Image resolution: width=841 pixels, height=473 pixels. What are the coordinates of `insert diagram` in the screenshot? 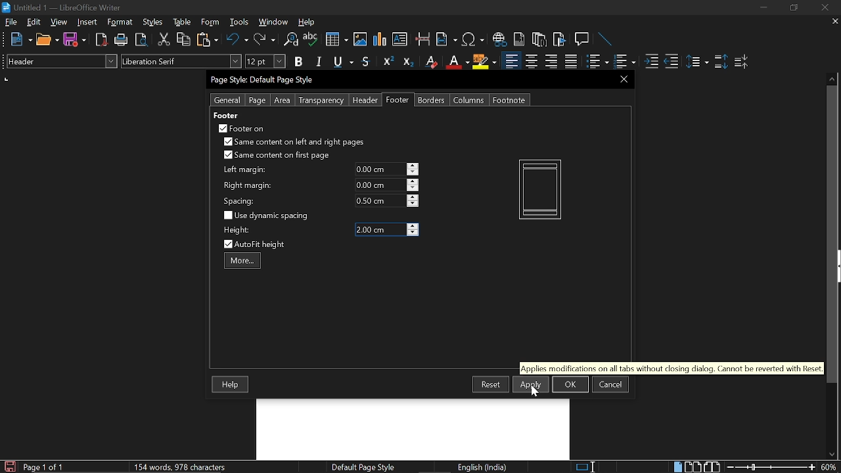 It's located at (380, 39).